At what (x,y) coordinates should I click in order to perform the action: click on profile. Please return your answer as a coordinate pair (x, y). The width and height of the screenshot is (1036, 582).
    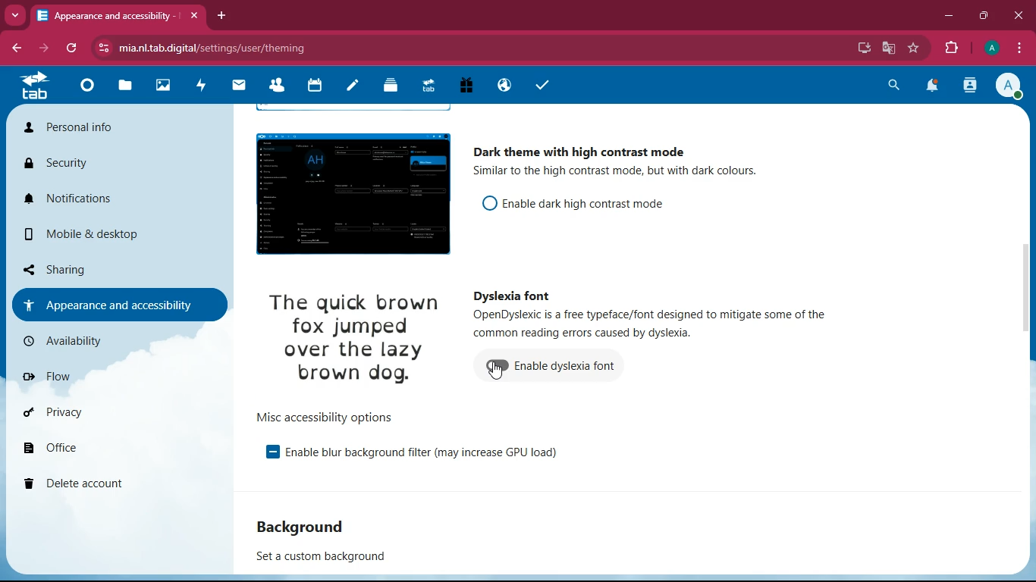
    Looking at the image, I should click on (1011, 86).